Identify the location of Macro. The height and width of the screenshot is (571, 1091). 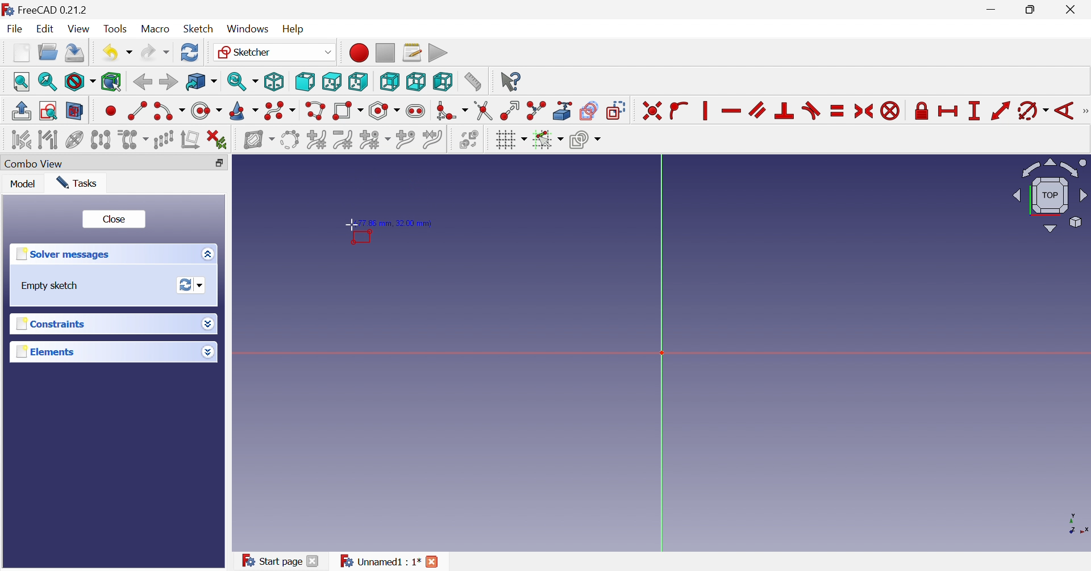
(155, 30).